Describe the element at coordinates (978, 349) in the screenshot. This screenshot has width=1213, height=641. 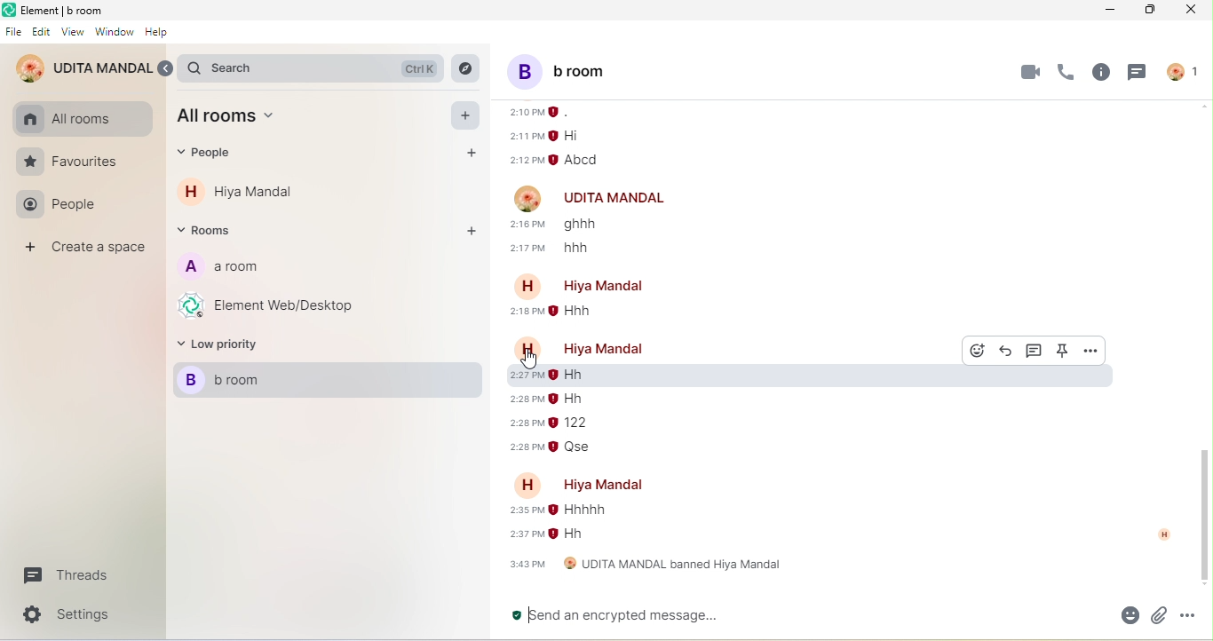
I see `react` at that location.